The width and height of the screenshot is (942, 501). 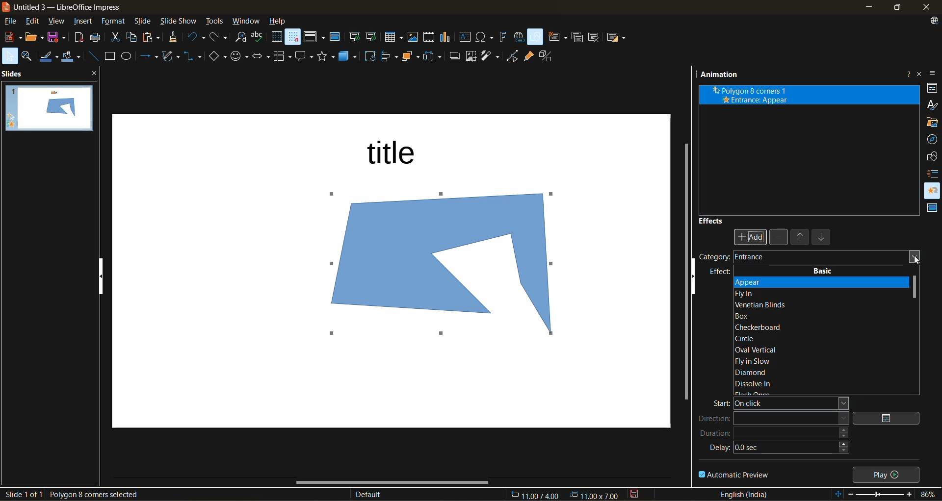 I want to click on block arrows, so click(x=262, y=57).